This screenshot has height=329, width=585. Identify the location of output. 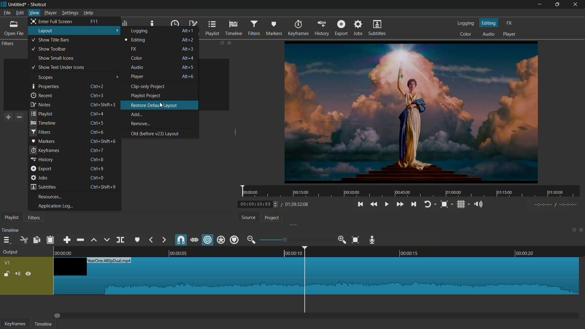
(10, 252).